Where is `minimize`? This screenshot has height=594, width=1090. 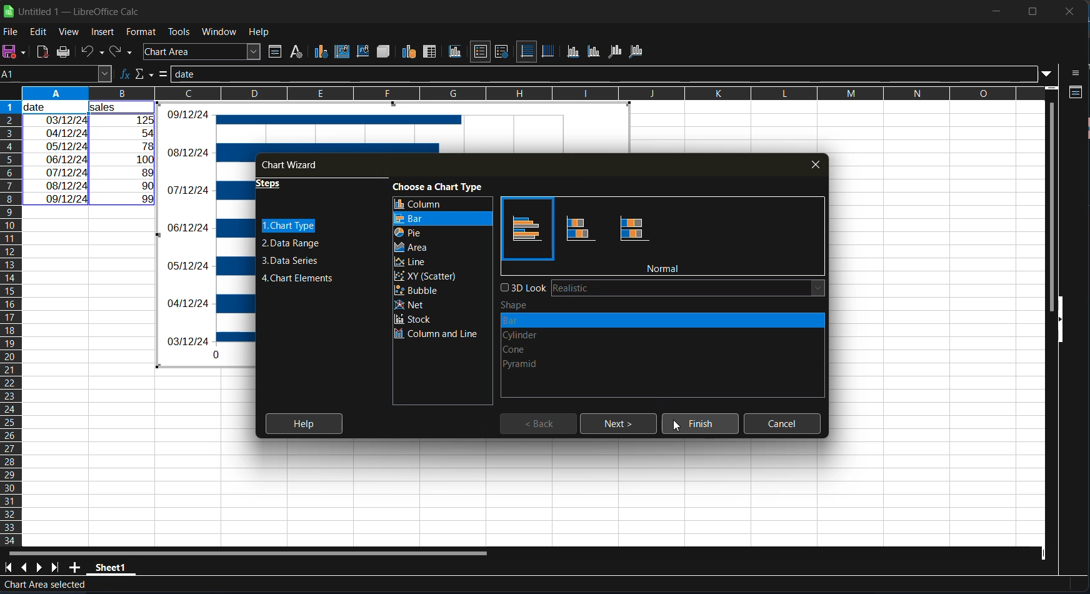
minimize is located at coordinates (996, 12).